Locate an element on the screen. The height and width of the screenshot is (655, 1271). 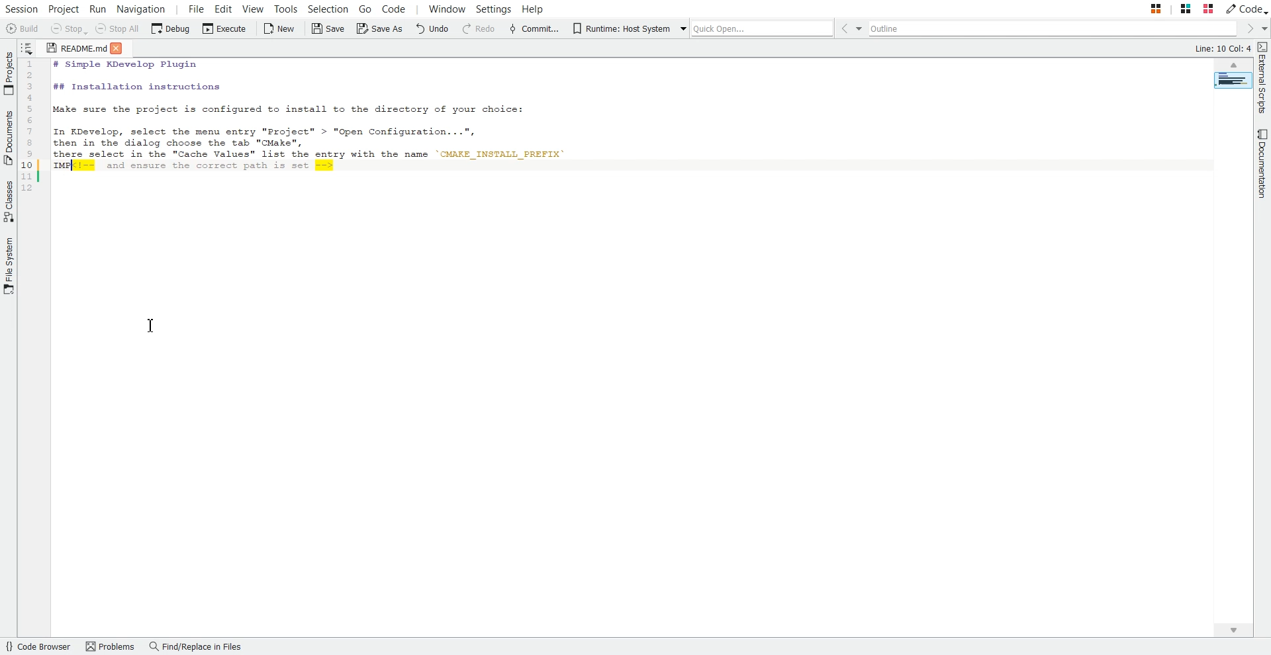
File System is located at coordinates (9, 267).